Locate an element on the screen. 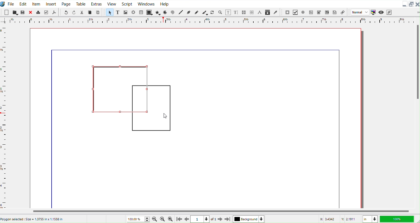 The width and height of the screenshot is (420, 223). Polygons is located at coordinates (131, 100).